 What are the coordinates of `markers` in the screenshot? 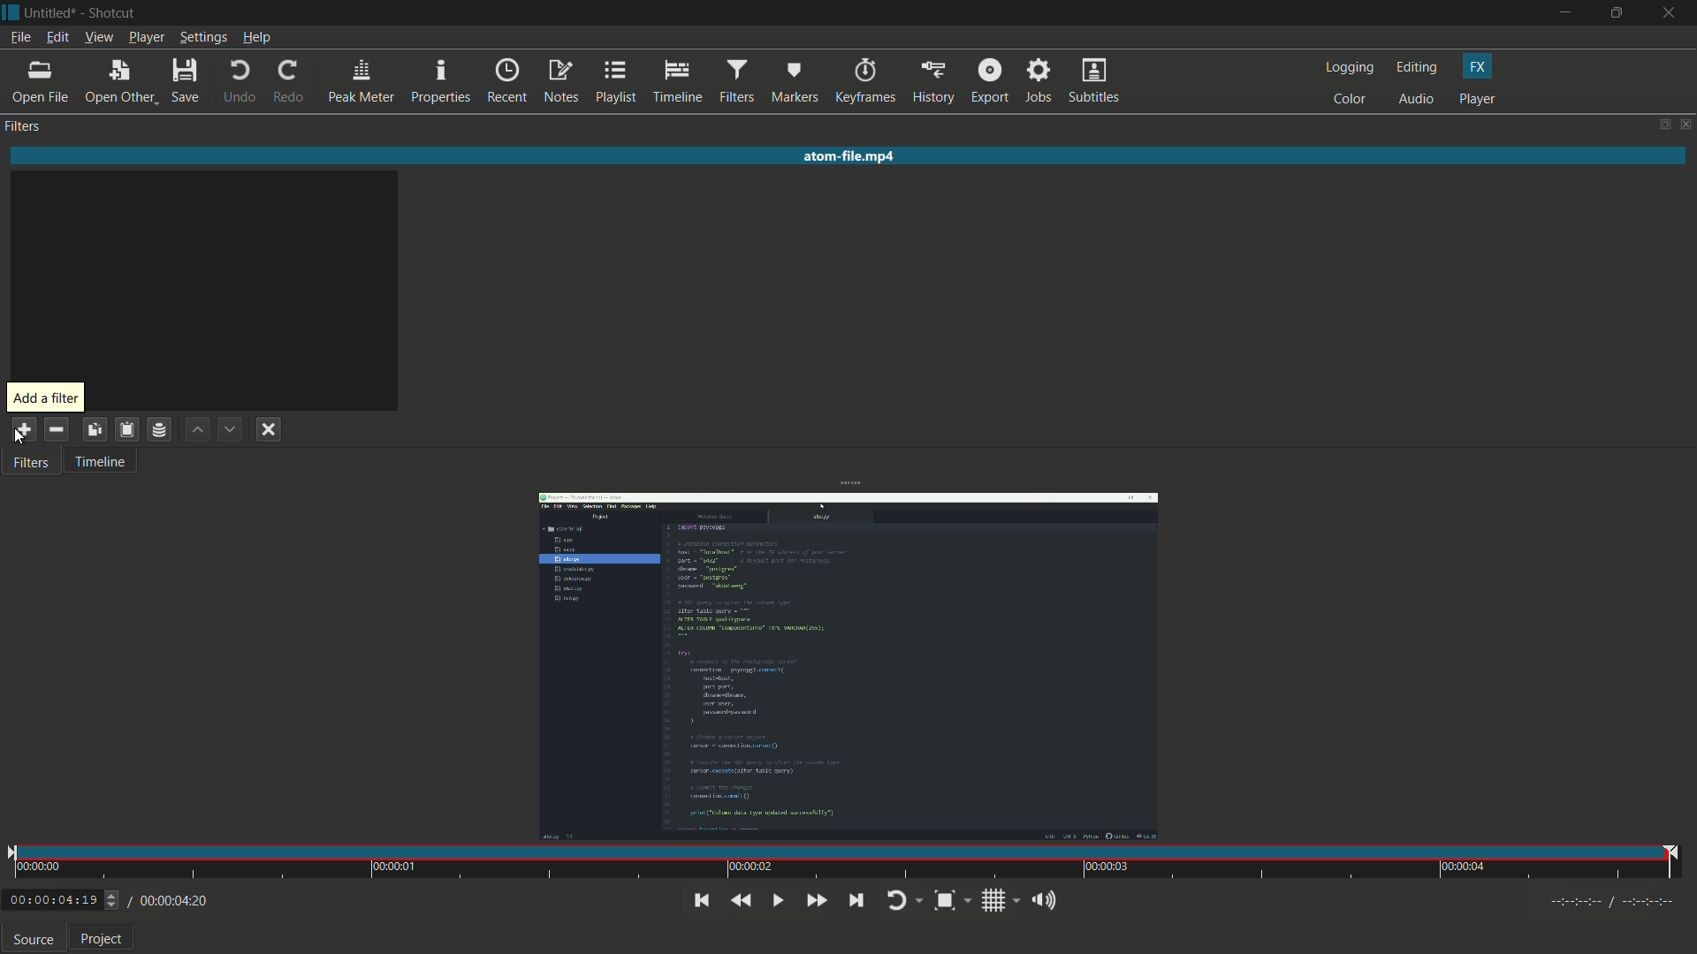 It's located at (793, 85).